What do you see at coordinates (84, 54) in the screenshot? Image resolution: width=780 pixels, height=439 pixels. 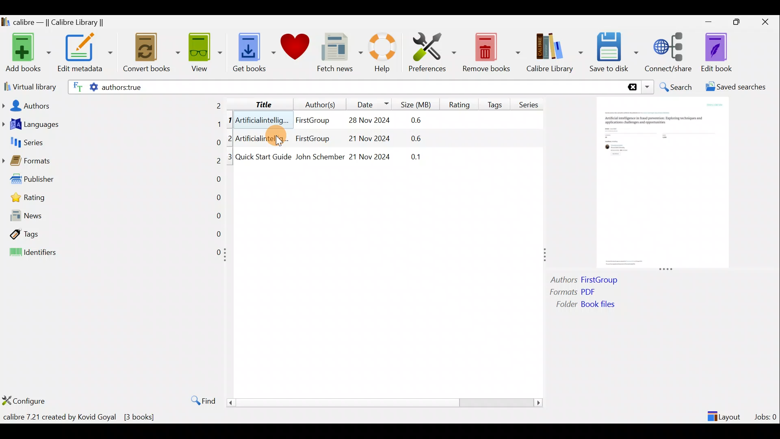 I see `Edit metadata` at bounding box center [84, 54].